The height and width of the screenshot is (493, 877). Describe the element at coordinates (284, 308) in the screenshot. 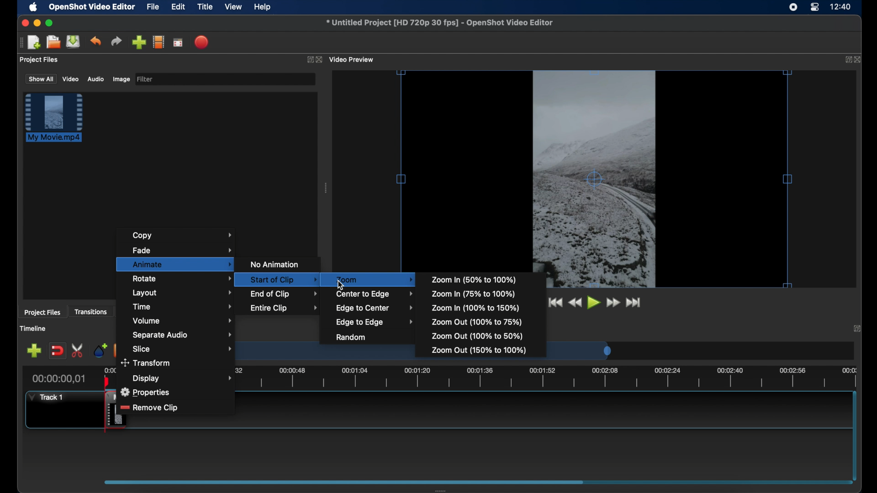

I see `entire clip menu` at that location.